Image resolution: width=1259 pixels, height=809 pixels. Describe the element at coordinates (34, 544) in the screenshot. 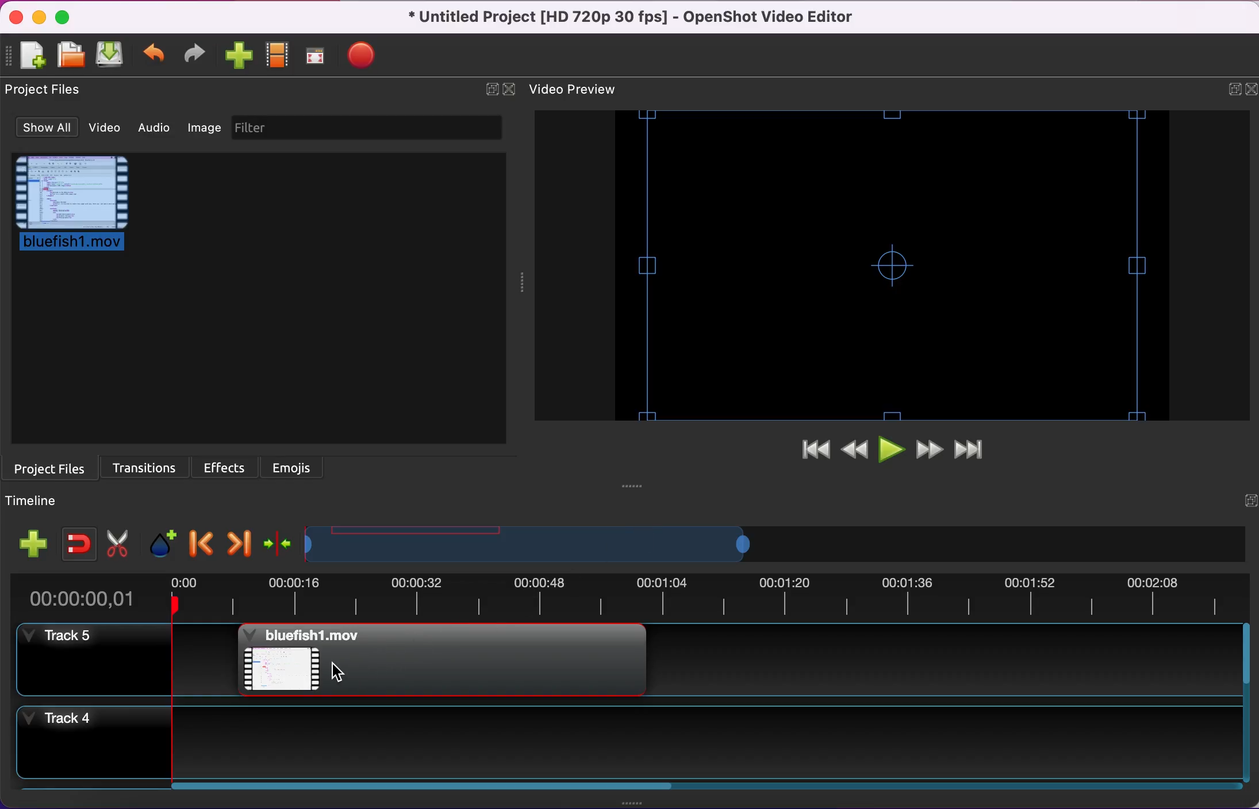

I see `add track` at that location.